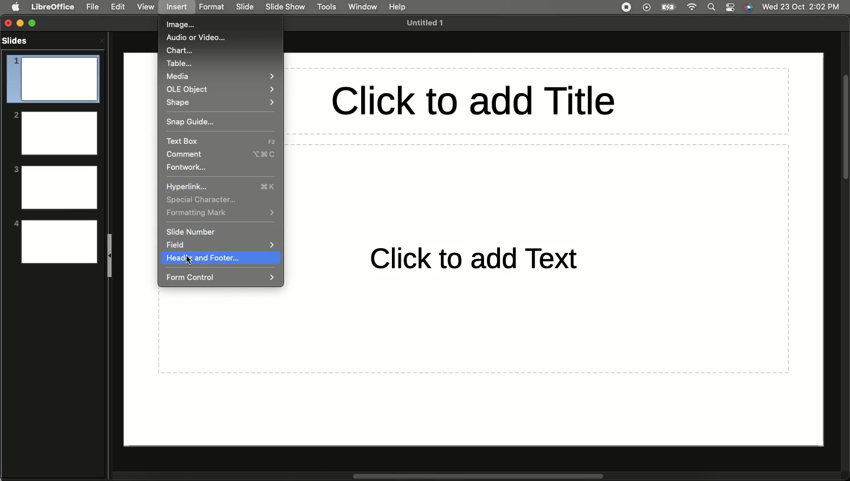 The height and width of the screenshot is (481, 850). What do you see at coordinates (145, 6) in the screenshot?
I see `View` at bounding box center [145, 6].